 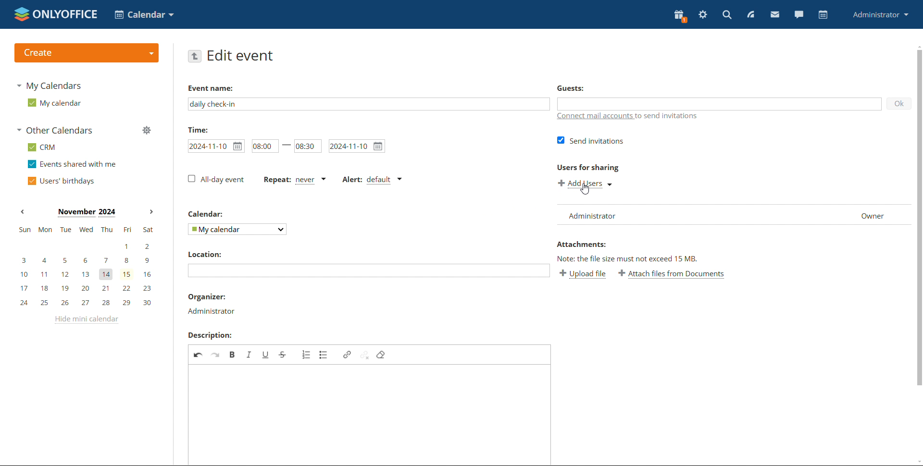 I want to click on calendar, so click(x=822, y=15).